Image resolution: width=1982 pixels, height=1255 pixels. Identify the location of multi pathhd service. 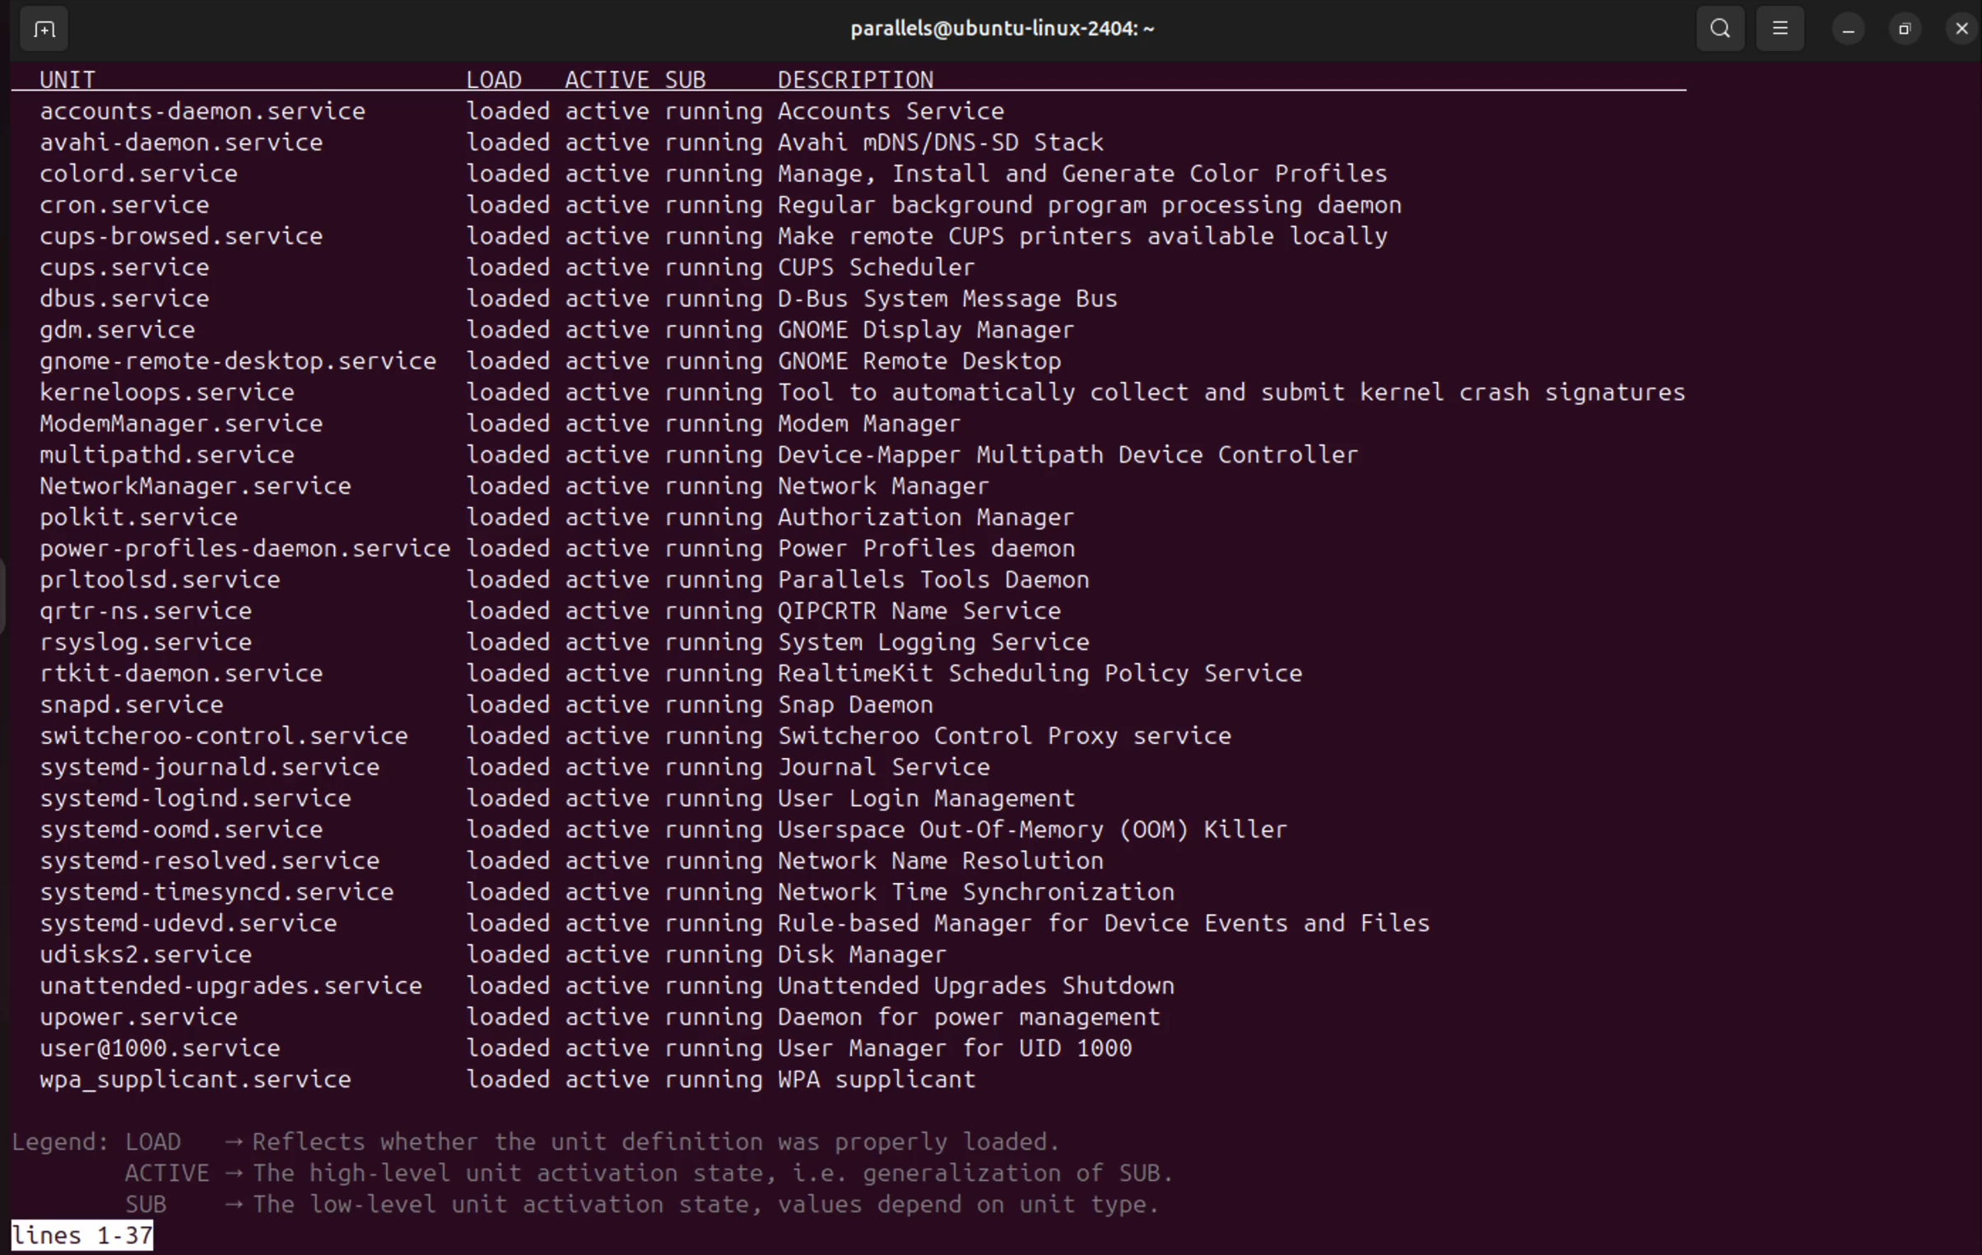
(200, 456).